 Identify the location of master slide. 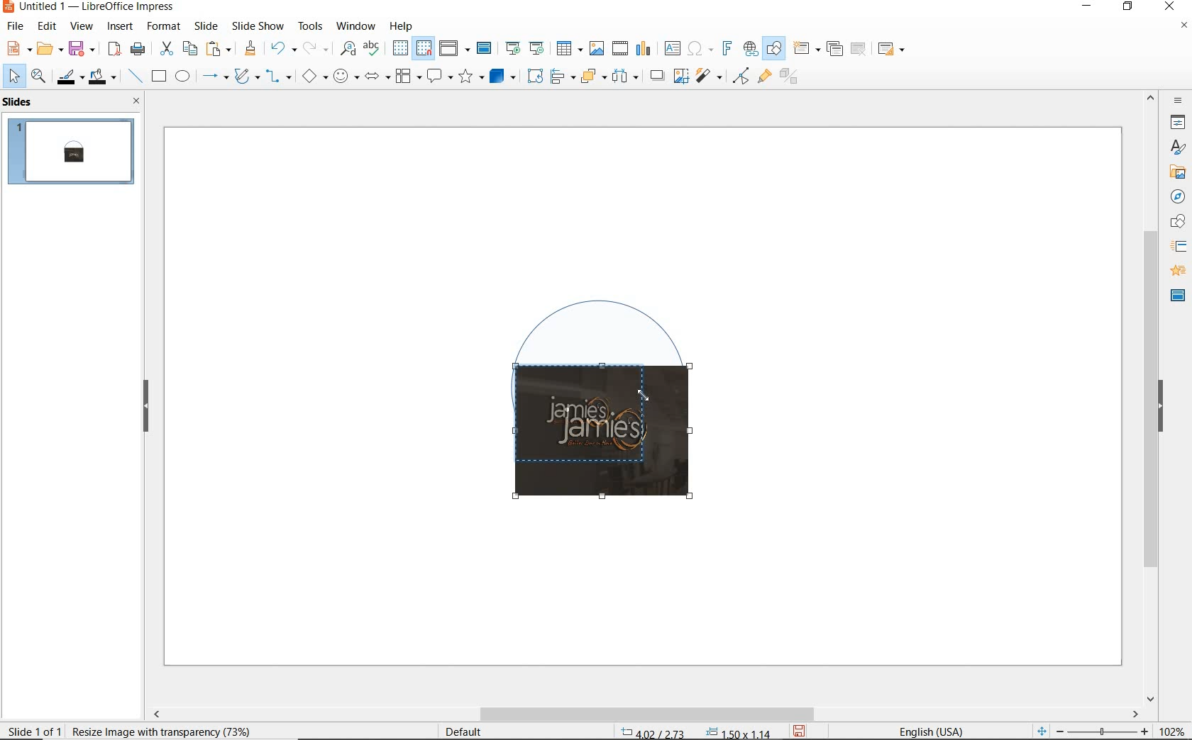
(486, 49).